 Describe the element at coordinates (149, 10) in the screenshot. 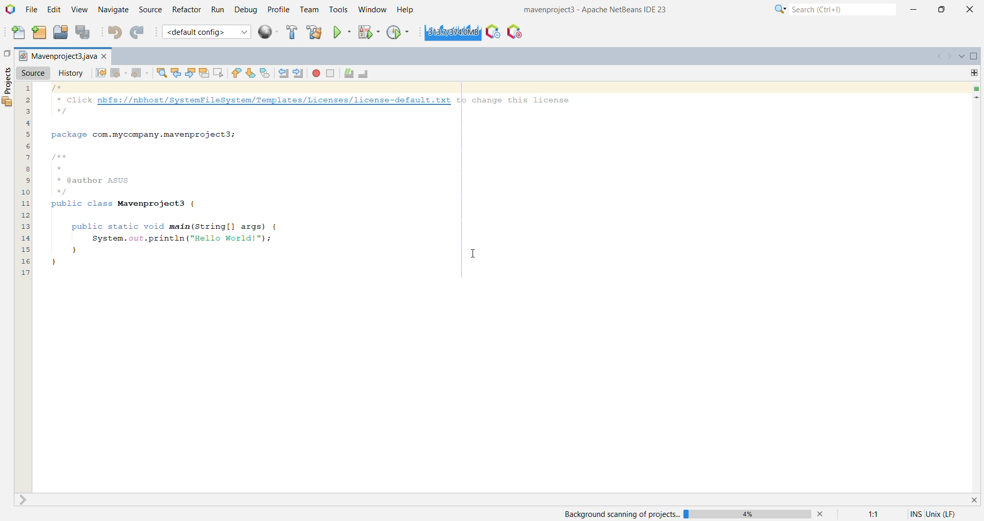

I see `Source` at that location.